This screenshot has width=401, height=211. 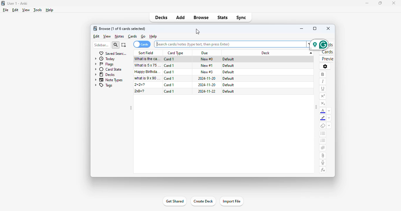 What do you see at coordinates (148, 72) in the screenshot?
I see `happy birthday song!!!.mp3` at bounding box center [148, 72].